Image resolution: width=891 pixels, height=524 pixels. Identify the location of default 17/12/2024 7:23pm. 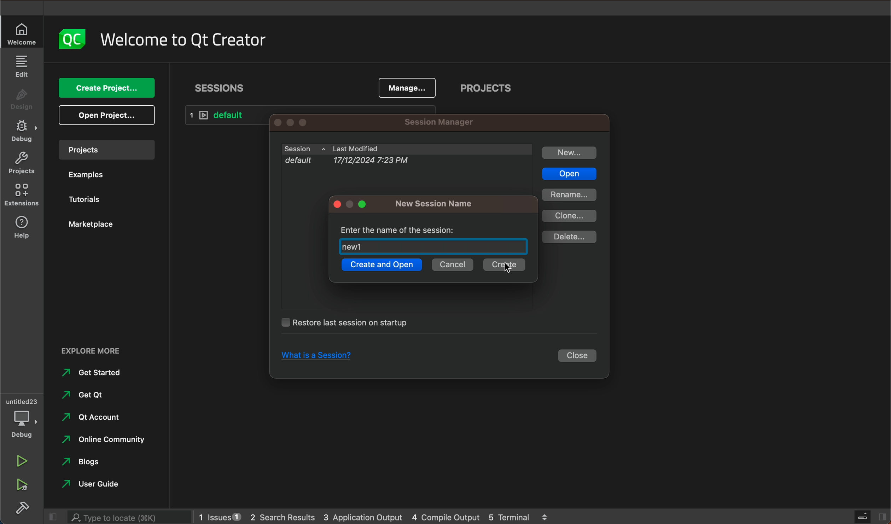
(401, 163).